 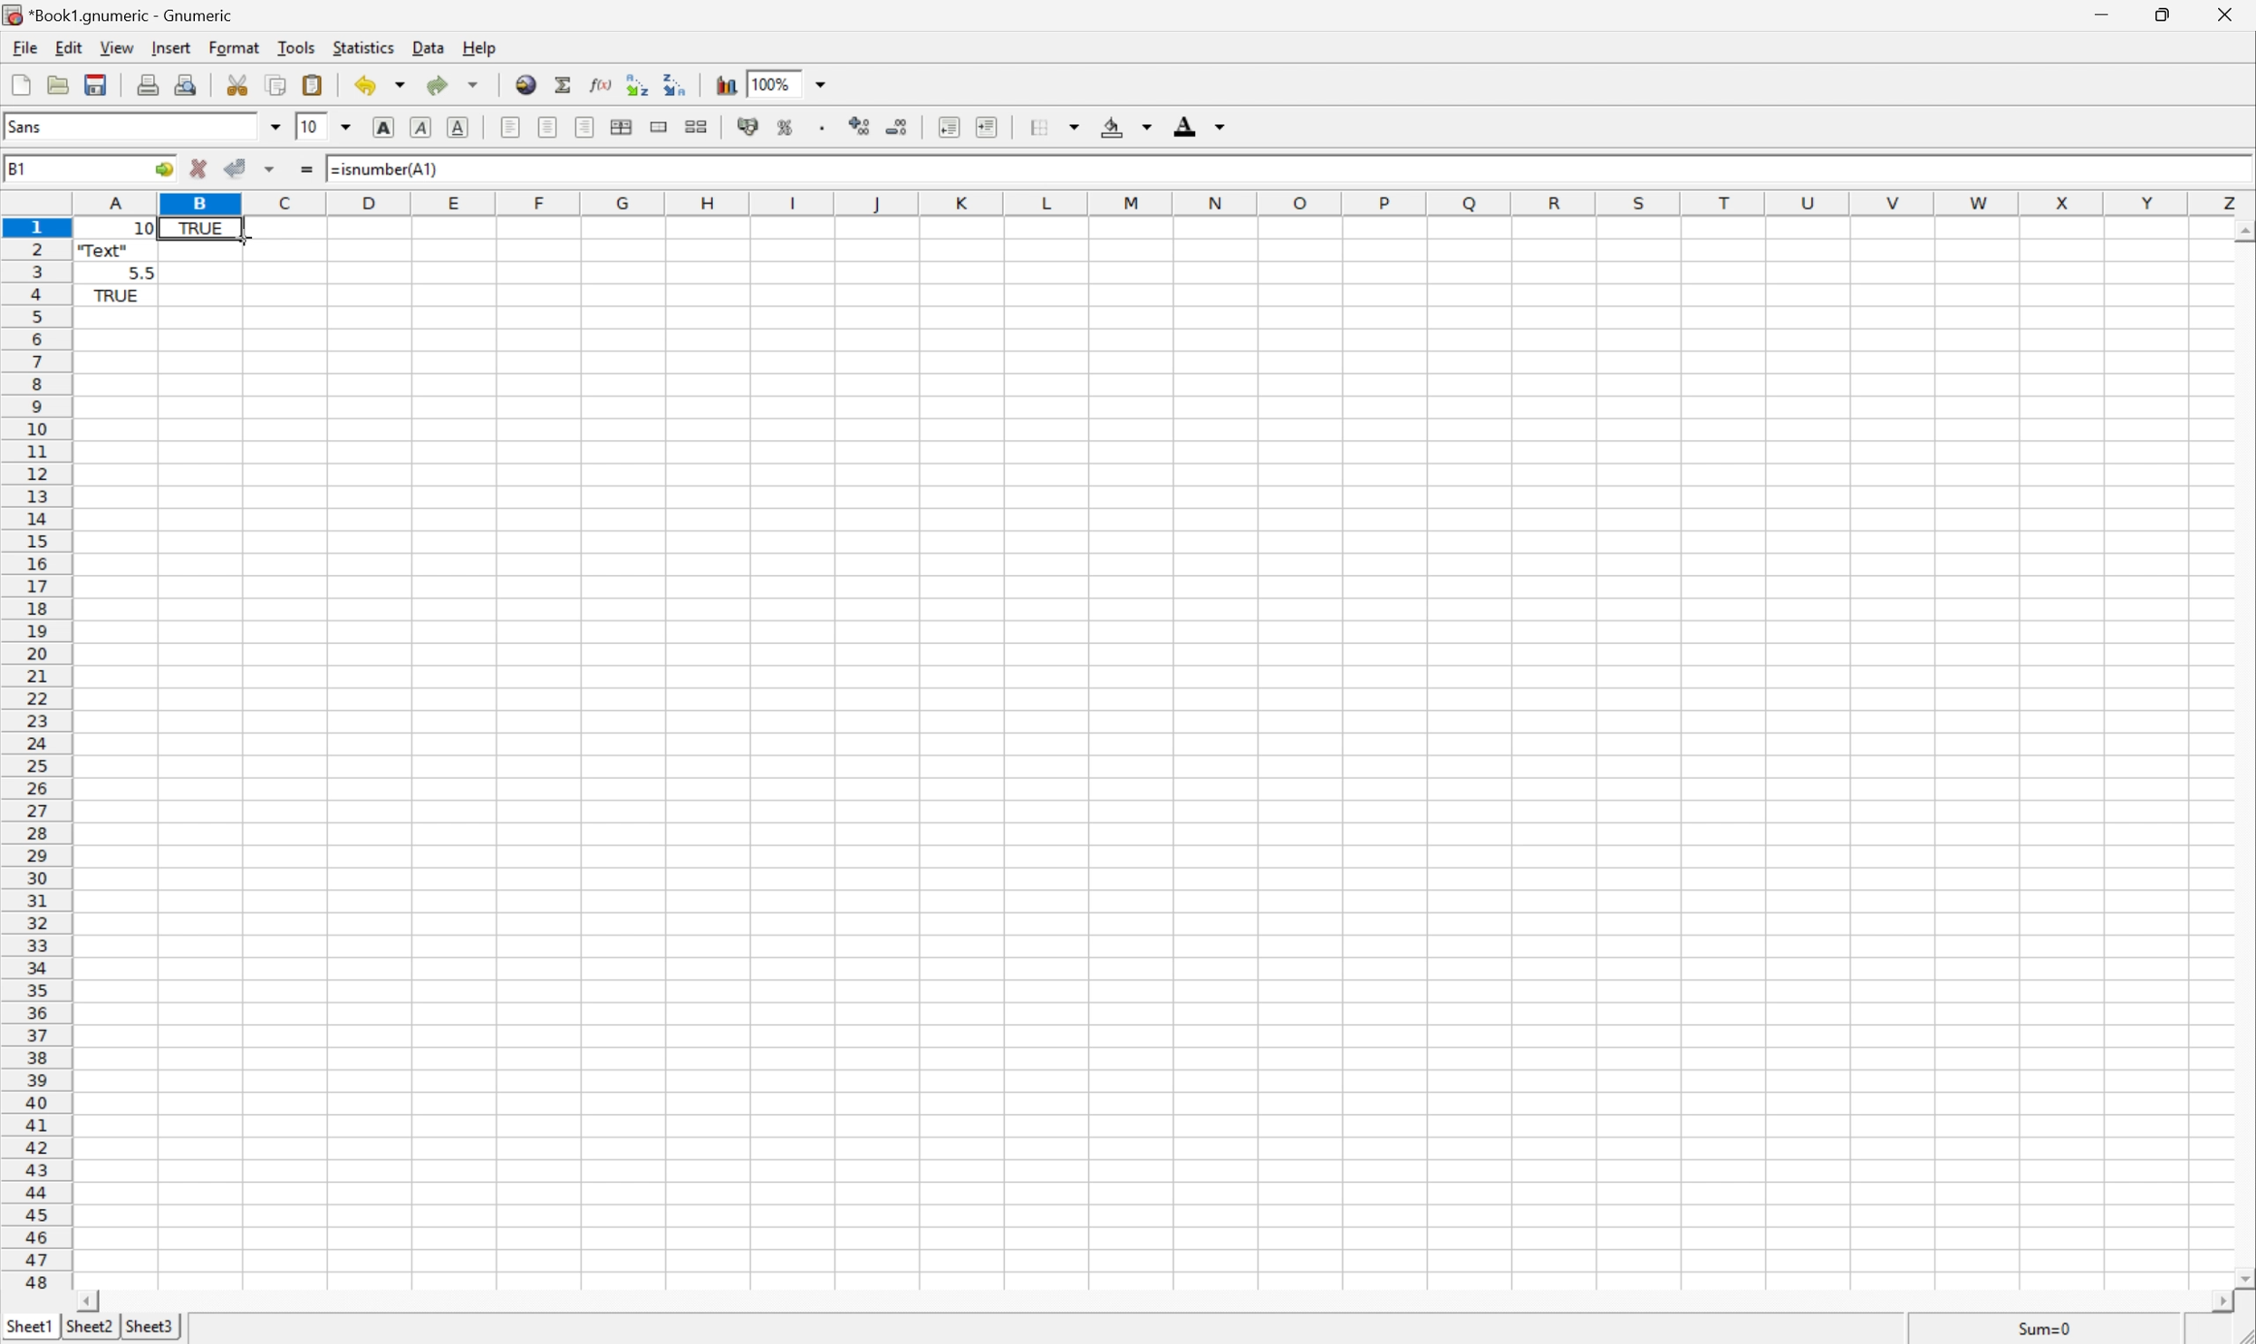 What do you see at coordinates (34, 757) in the screenshot?
I see `Row Numbers` at bounding box center [34, 757].